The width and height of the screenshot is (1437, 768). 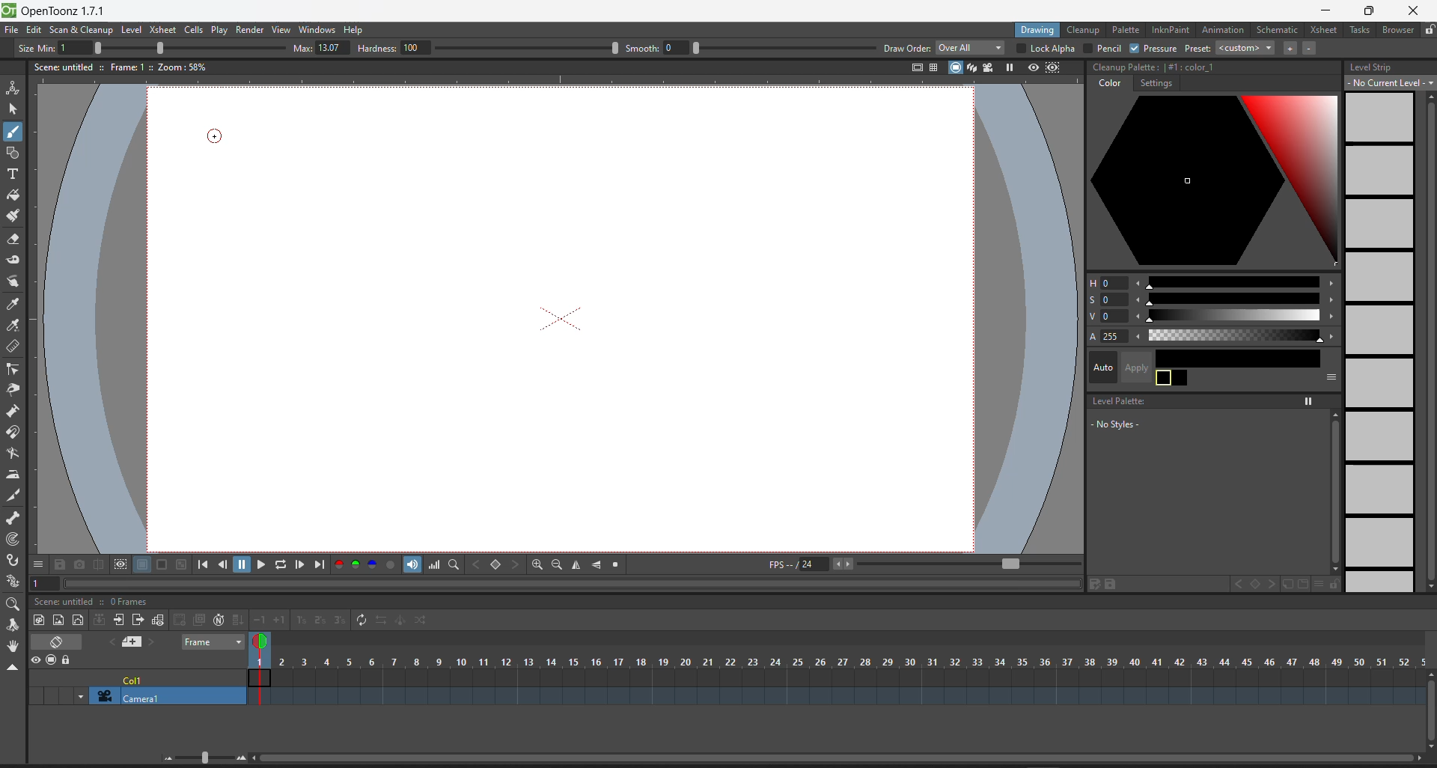 I want to click on cells, so click(x=194, y=30).